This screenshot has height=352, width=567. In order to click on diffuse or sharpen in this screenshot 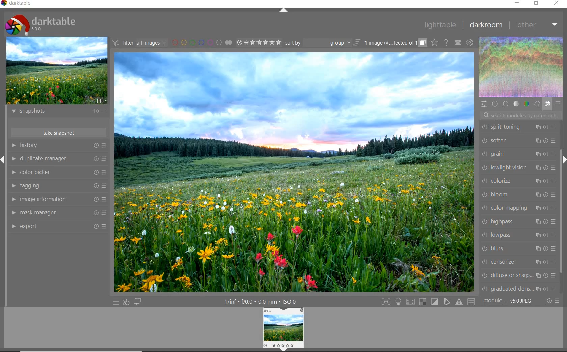, I will do `click(517, 276)`.